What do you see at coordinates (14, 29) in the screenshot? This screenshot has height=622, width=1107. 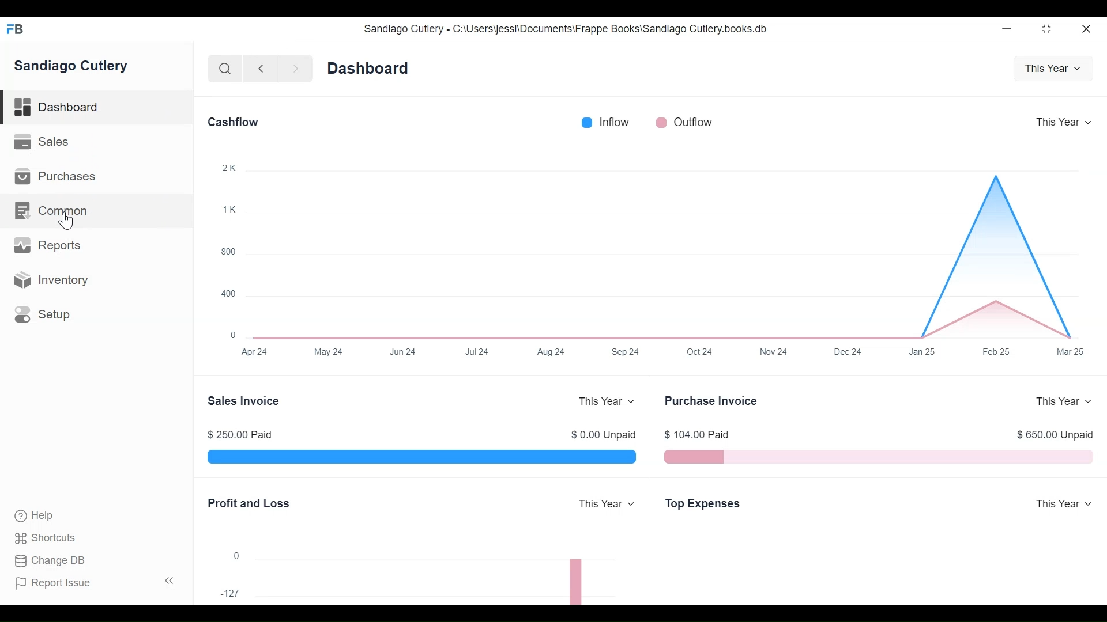 I see `FrappeBooks logo` at bounding box center [14, 29].